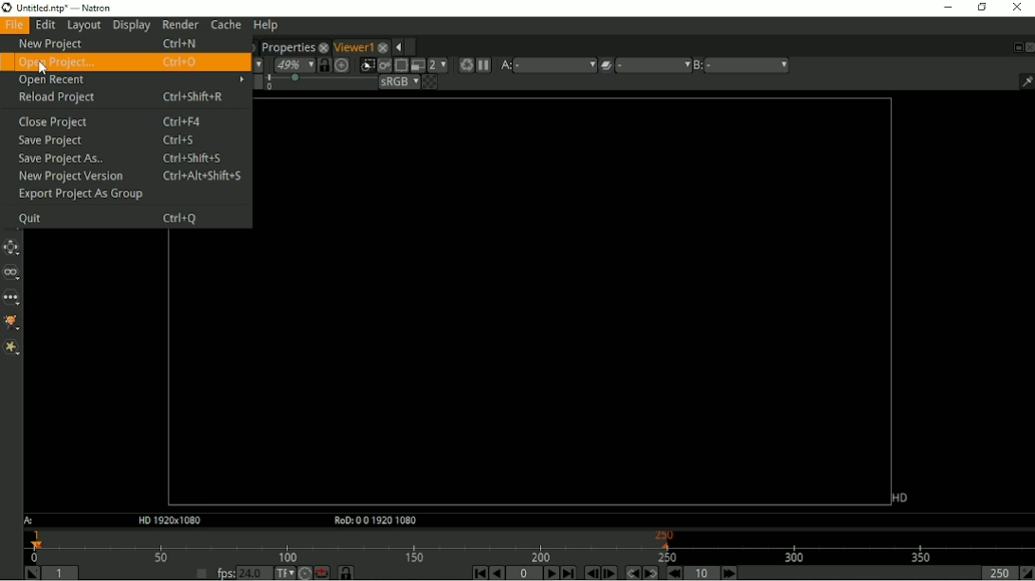 The height and width of the screenshot is (581, 1035). Describe the element at coordinates (529, 545) in the screenshot. I see `Timeline` at that location.